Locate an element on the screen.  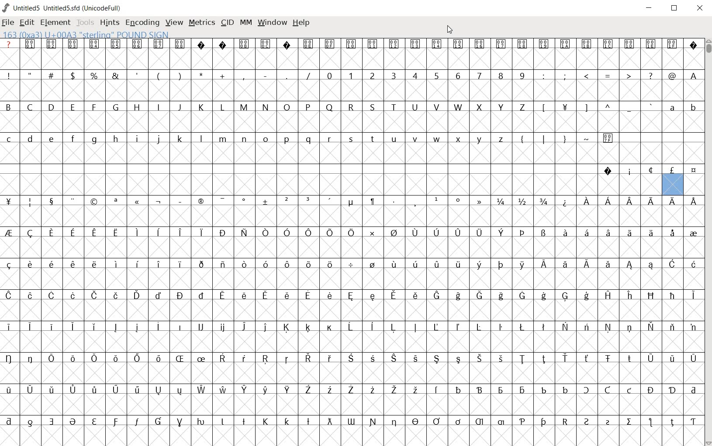
3/4 is located at coordinates (543, 201).